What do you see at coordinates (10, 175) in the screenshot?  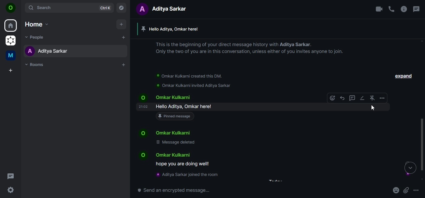 I see `threads` at bounding box center [10, 175].